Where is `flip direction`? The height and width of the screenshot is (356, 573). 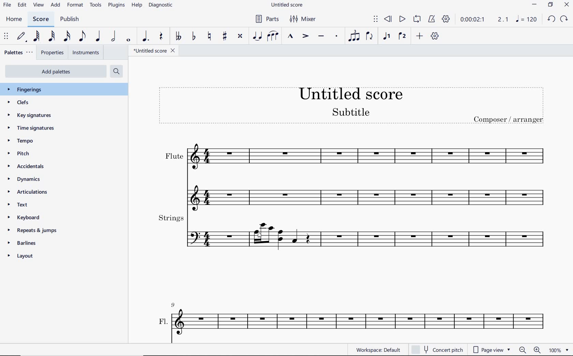
flip direction is located at coordinates (370, 36).